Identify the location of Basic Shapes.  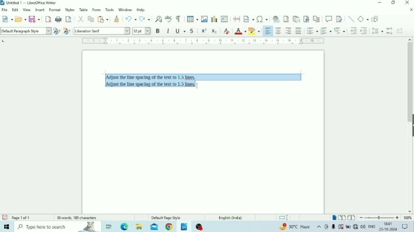
(363, 19).